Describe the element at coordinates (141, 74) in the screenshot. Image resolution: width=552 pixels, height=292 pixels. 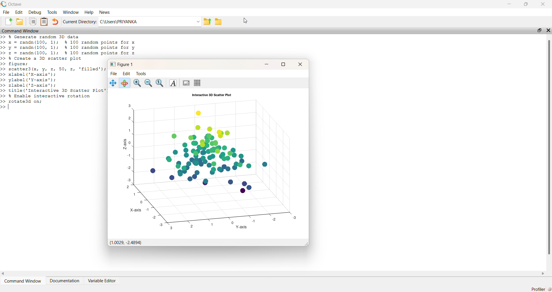
I see `Tools` at that location.